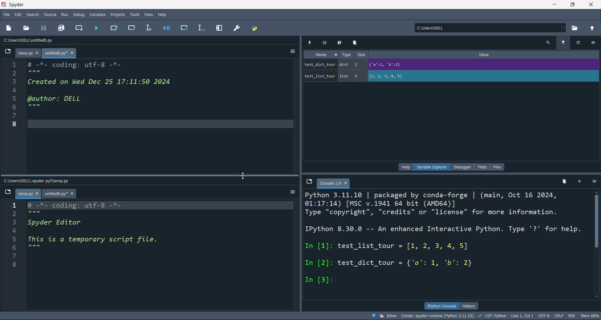 The image size is (601, 320). What do you see at coordinates (597, 241) in the screenshot?
I see `Scrollbar` at bounding box center [597, 241].